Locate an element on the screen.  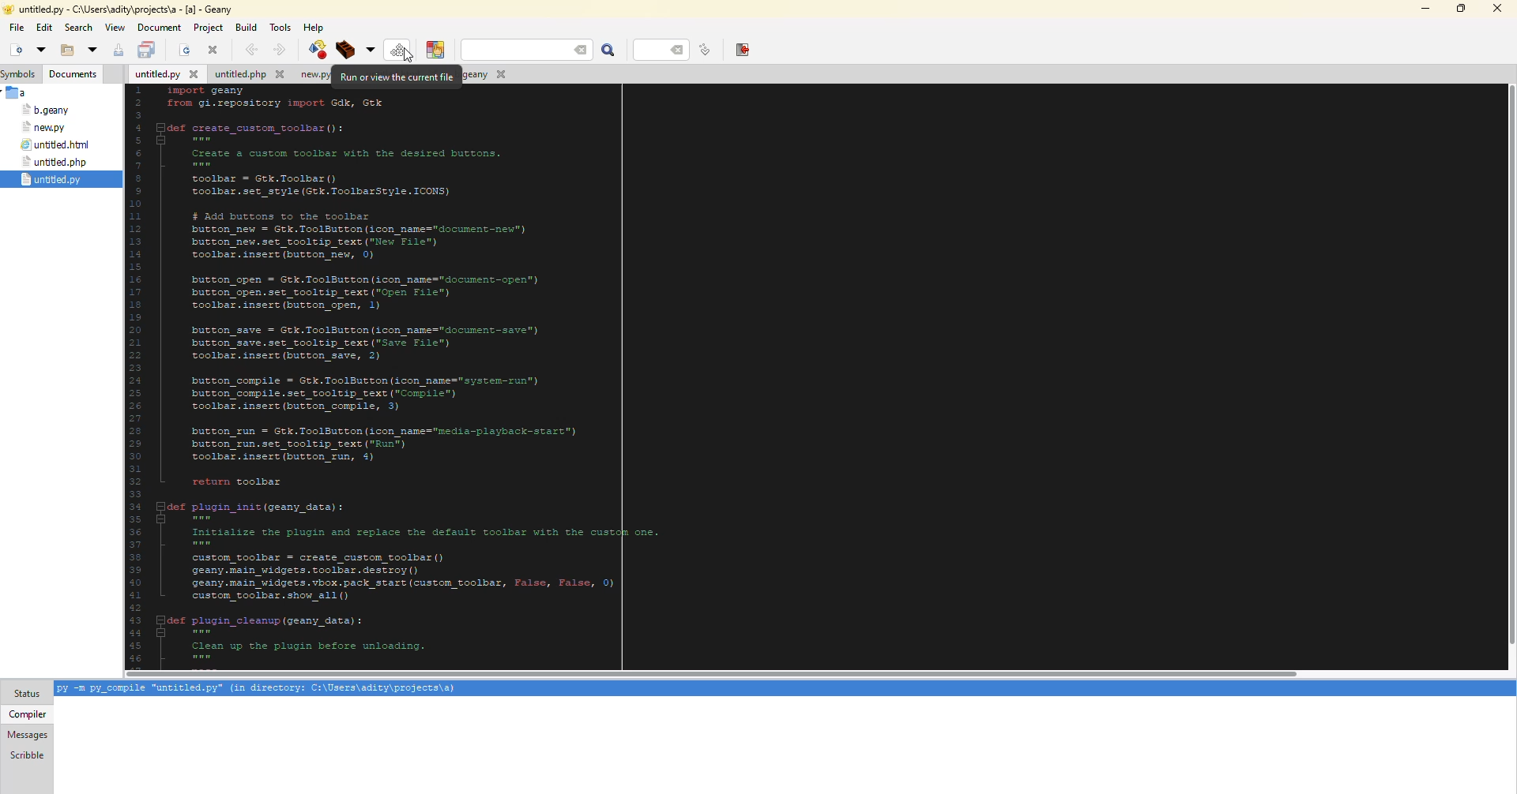
new is located at coordinates (15, 50).